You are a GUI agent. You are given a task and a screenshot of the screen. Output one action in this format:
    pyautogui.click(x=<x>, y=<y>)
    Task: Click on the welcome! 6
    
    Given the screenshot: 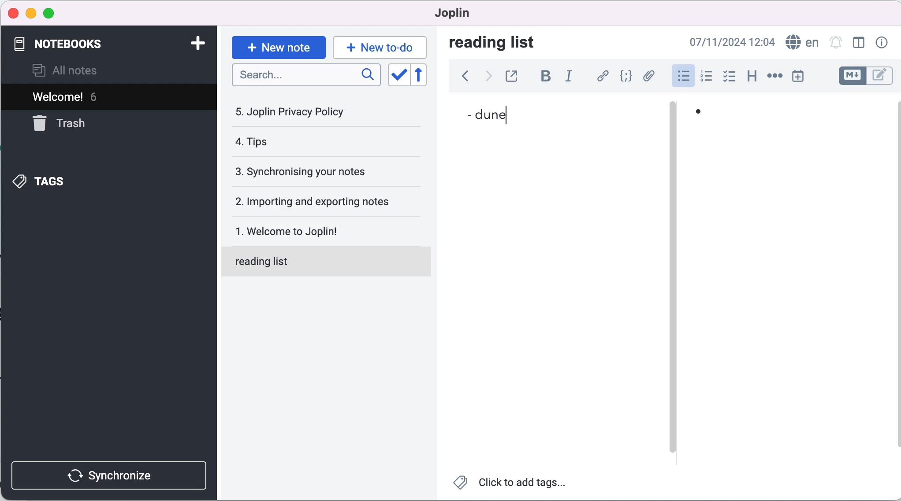 What is the action you would take?
    pyautogui.click(x=98, y=97)
    